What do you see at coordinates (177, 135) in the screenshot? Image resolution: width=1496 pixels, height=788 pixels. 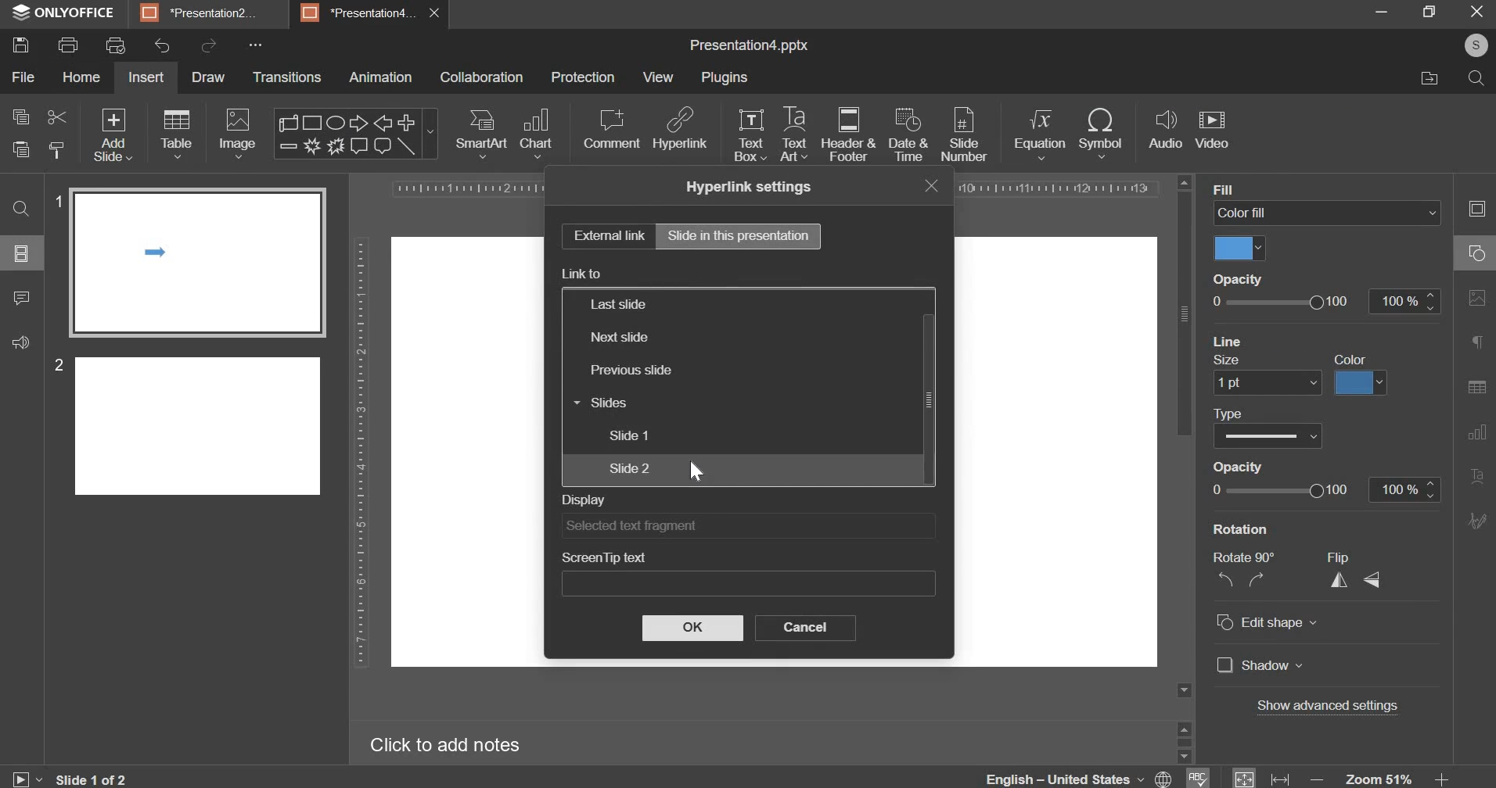 I see `table` at bounding box center [177, 135].